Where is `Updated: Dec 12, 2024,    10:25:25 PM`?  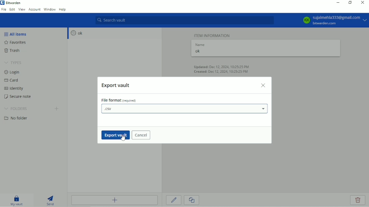
Updated: Dec 12, 2024,    10:25:25 PM is located at coordinates (223, 66).